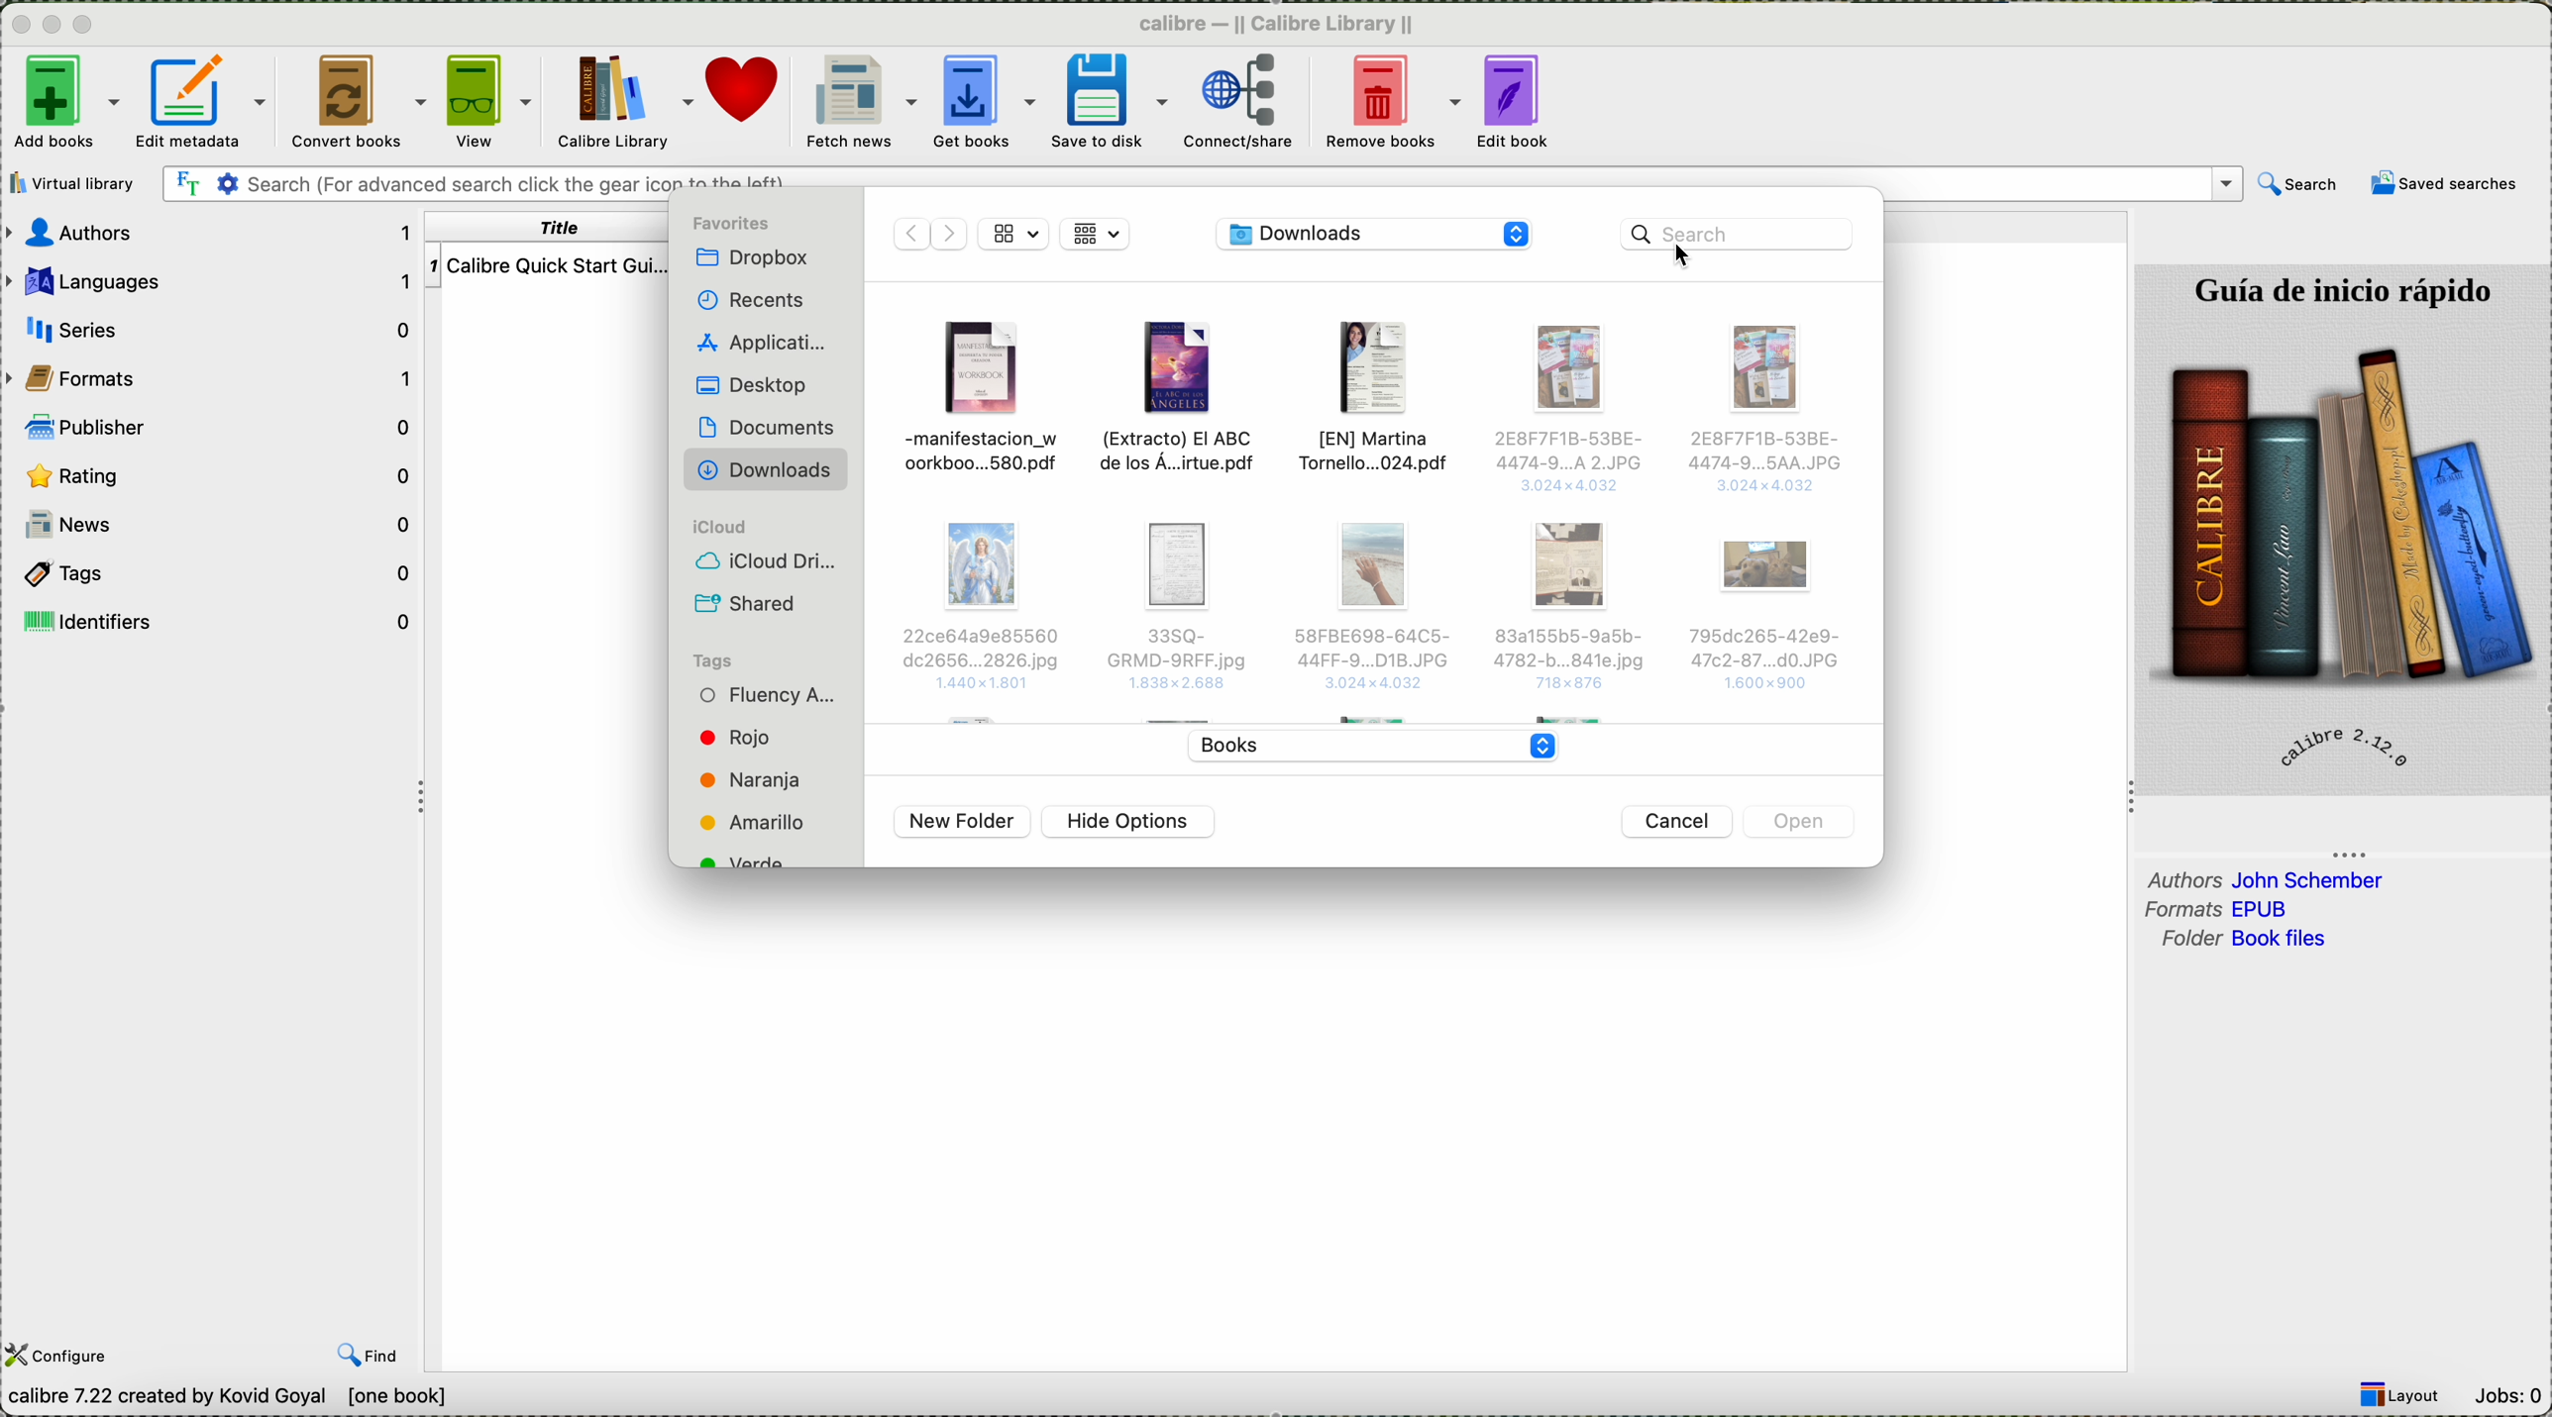 This screenshot has height=1417, width=2552. Describe the element at coordinates (766, 469) in the screenshot. I see `downloads` at that location.